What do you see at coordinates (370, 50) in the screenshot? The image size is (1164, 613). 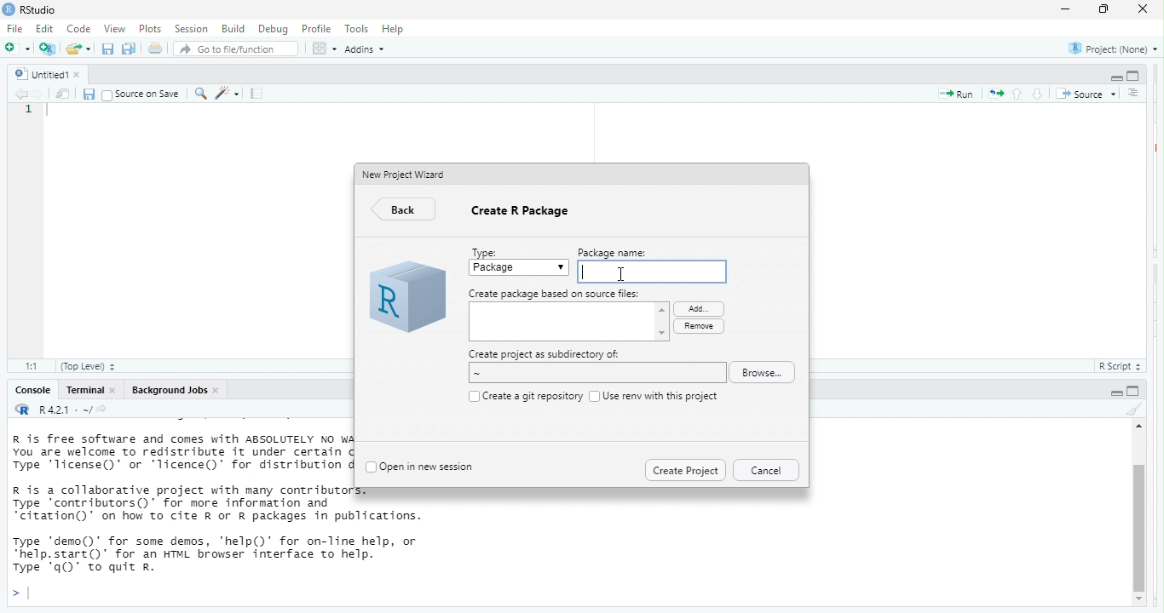 I see `Addins ` at bounding box center [370, 50].